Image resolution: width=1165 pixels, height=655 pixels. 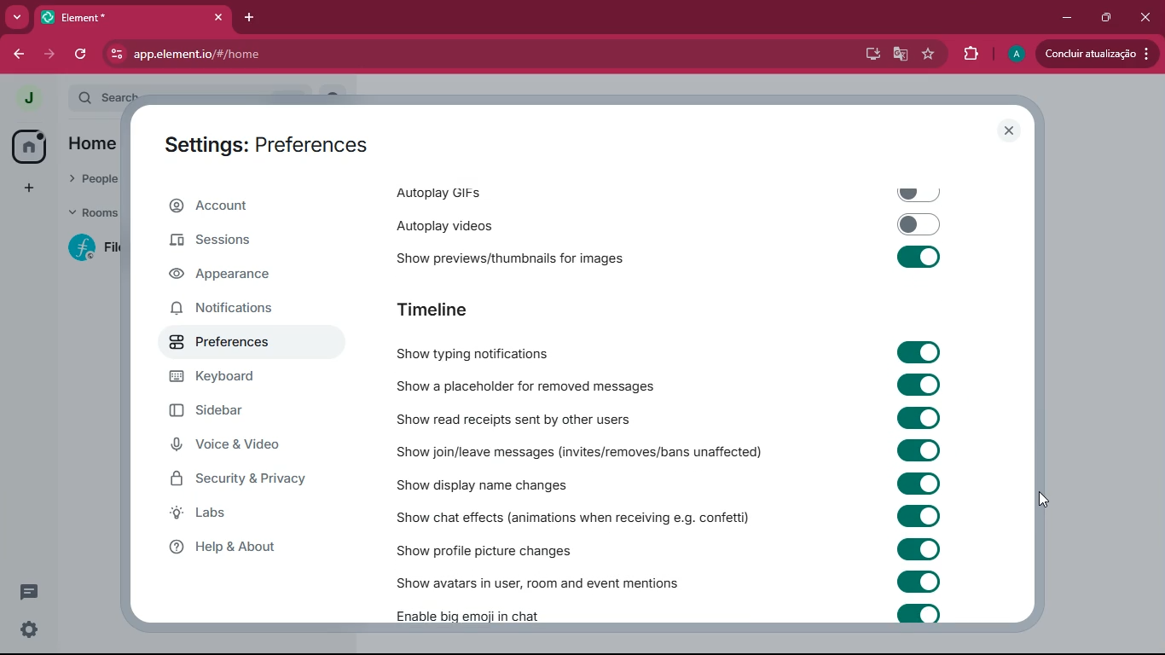 I want to click on autoplay videos, so click(x=662, y=227).